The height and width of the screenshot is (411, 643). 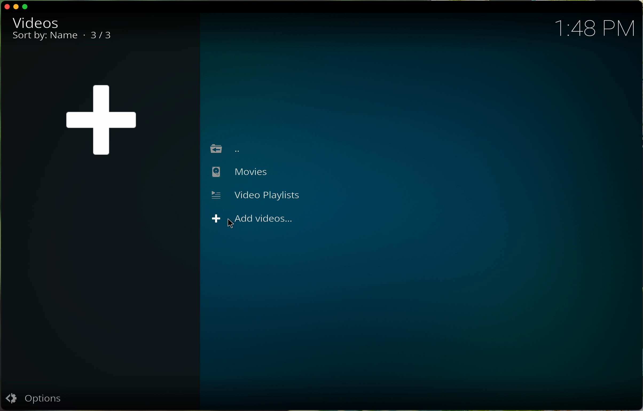 I want to click on video playlist option, so click(x=256, y=195).